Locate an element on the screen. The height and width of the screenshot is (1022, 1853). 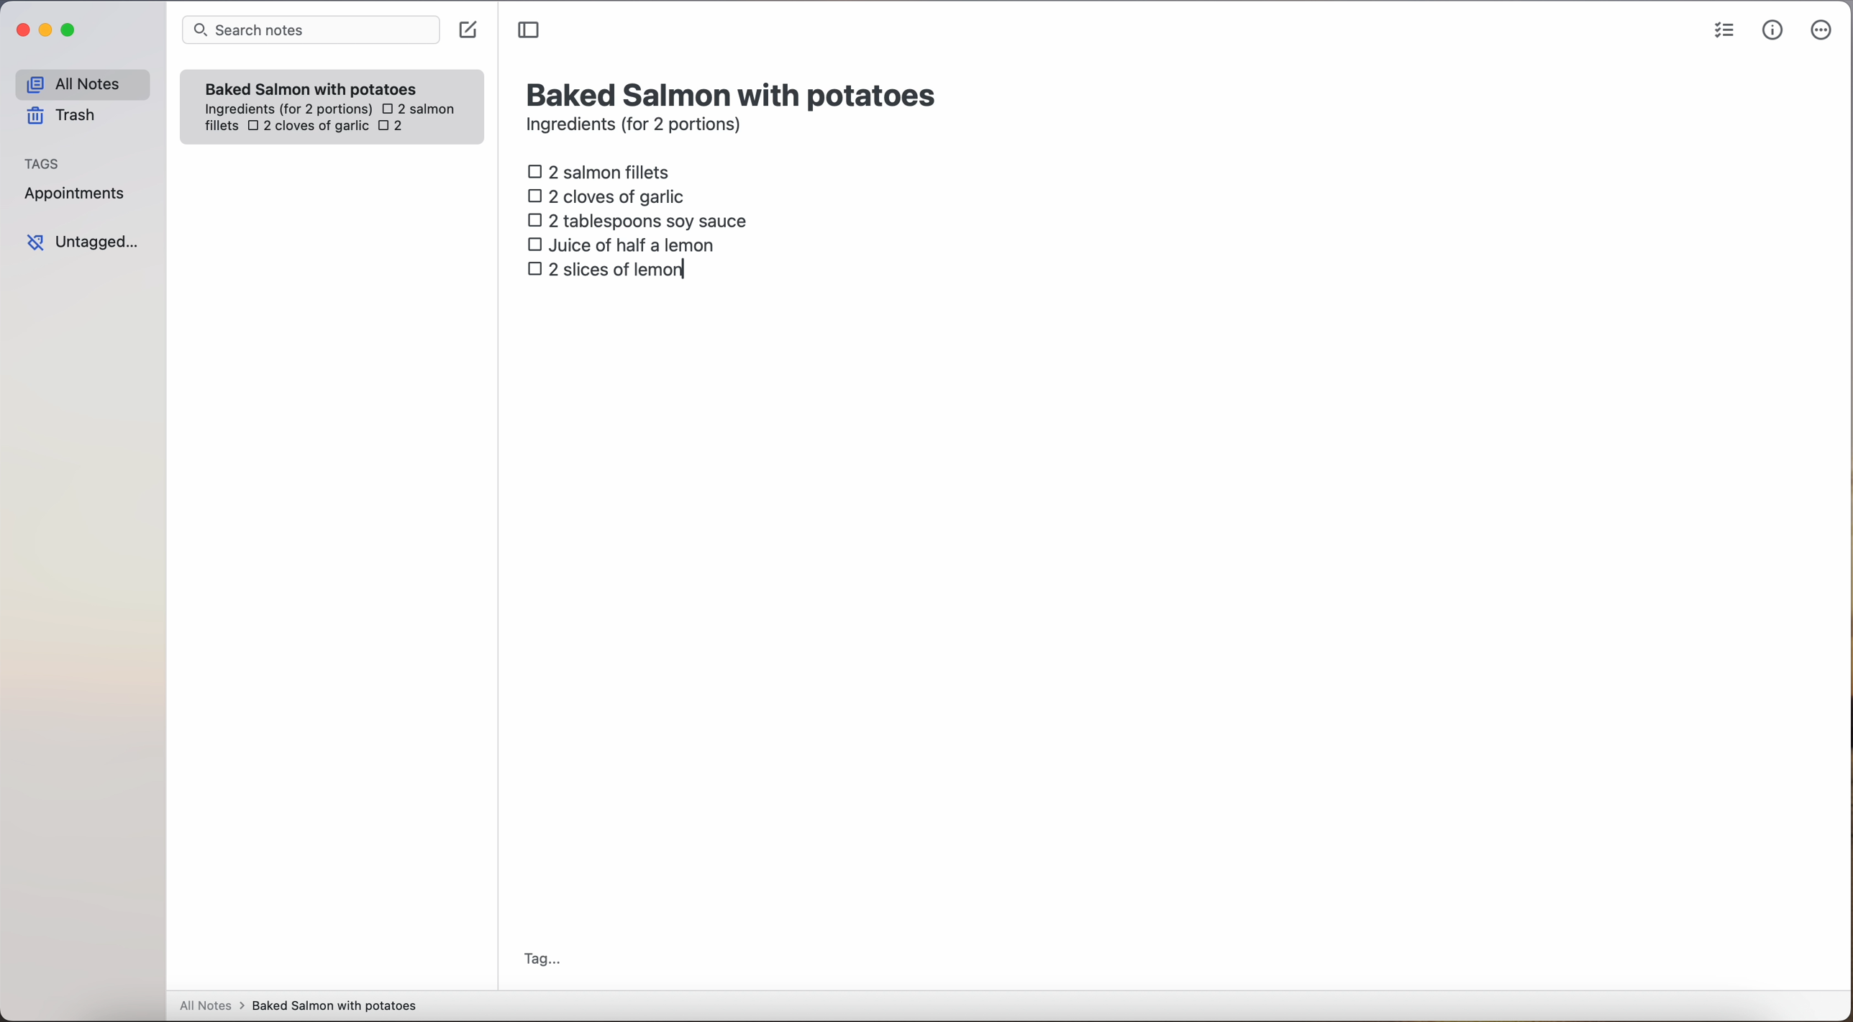
untagged is located at coordinates (84, 242).